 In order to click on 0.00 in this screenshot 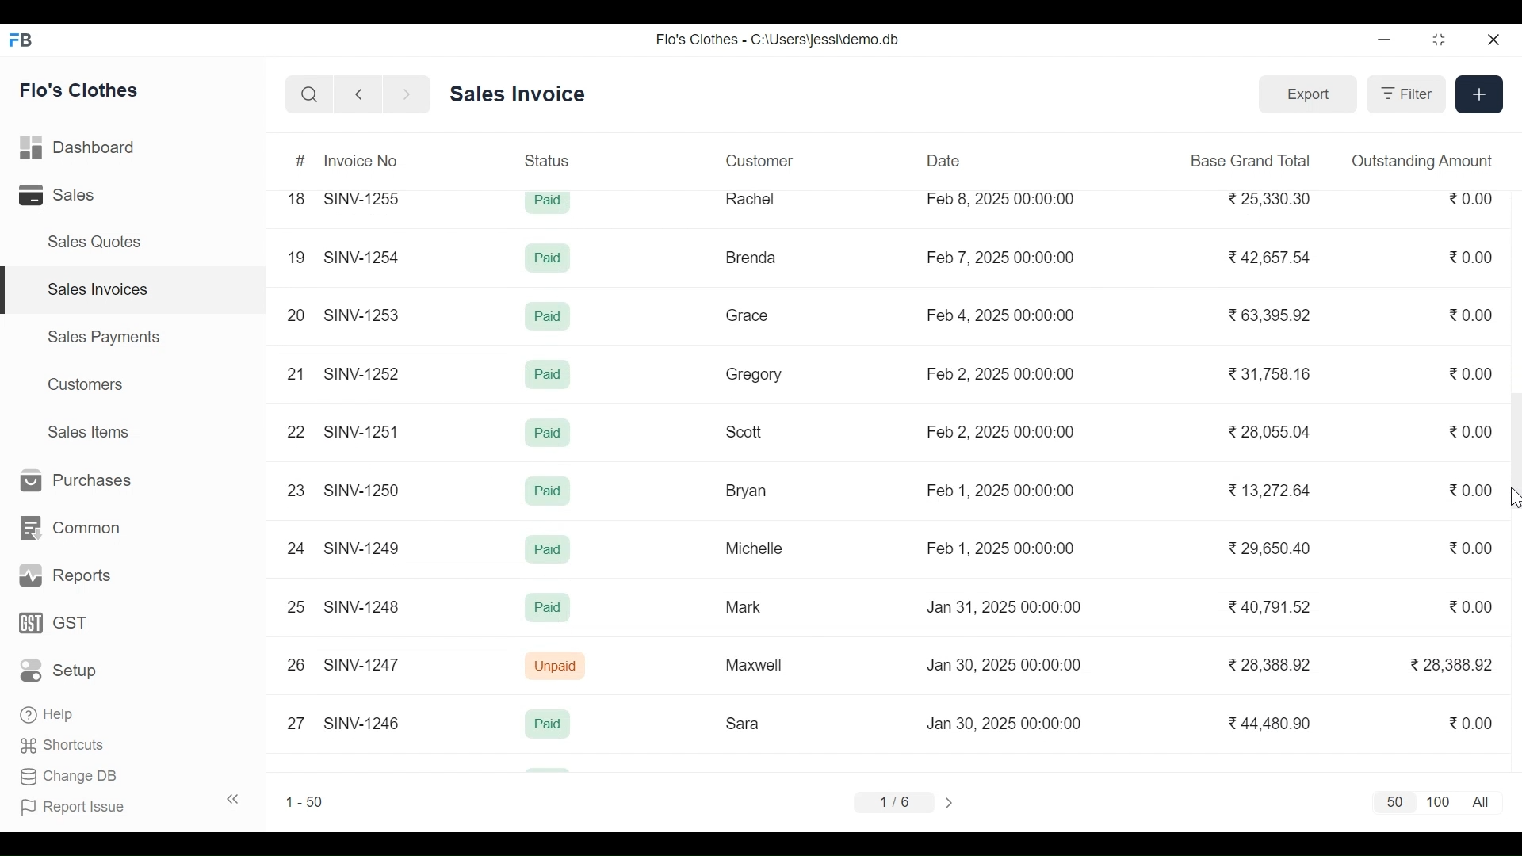, I will do `click(1473, 490)`.